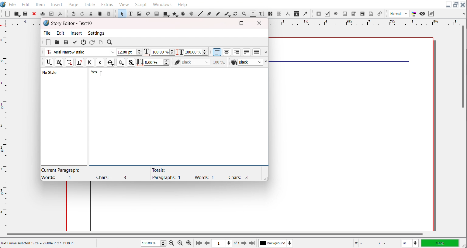 This screenshot has width=467, height=248. What do you see at coordinates (4, 128) in the screenshot?
I see `Vertical Scale` at bounding box center [4, 128].